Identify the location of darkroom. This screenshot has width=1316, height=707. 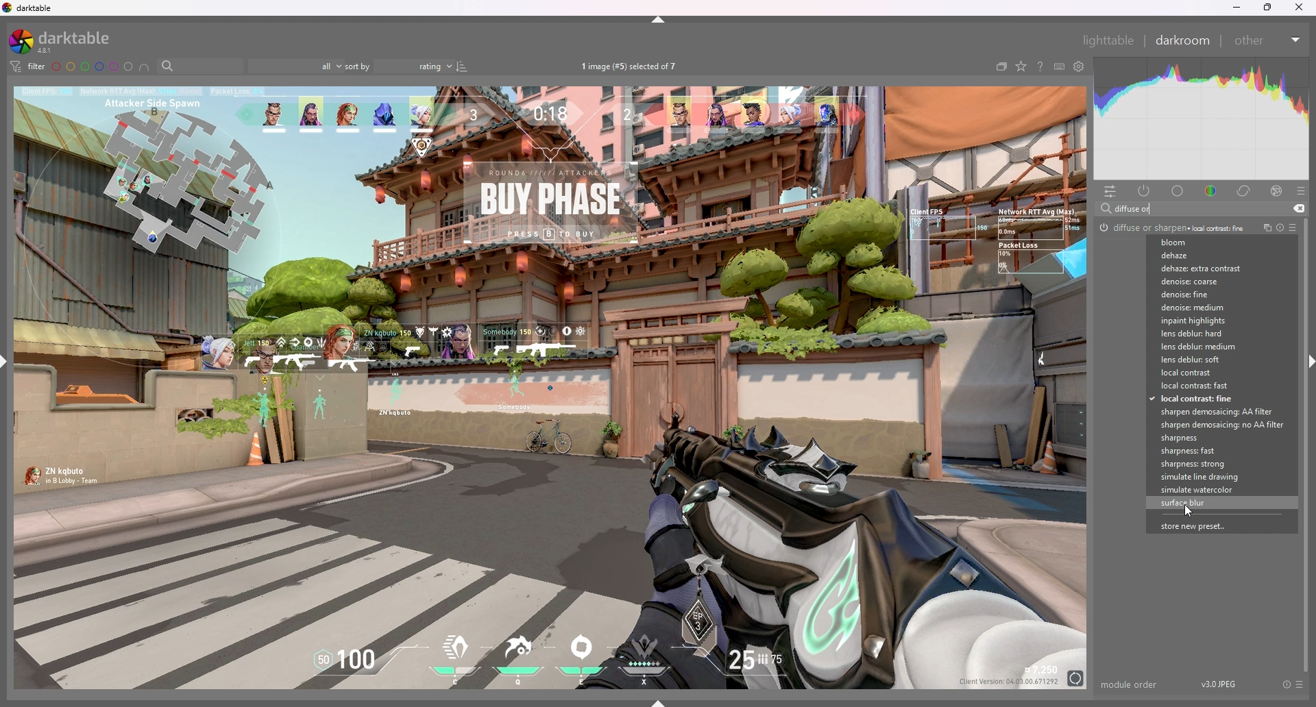
(1184, 40).